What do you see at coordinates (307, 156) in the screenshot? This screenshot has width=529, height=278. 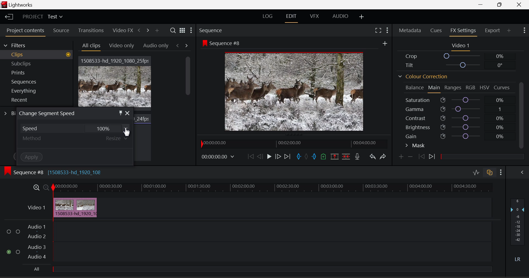 I see `Remove All Marks` at bounding box center [307, 156].